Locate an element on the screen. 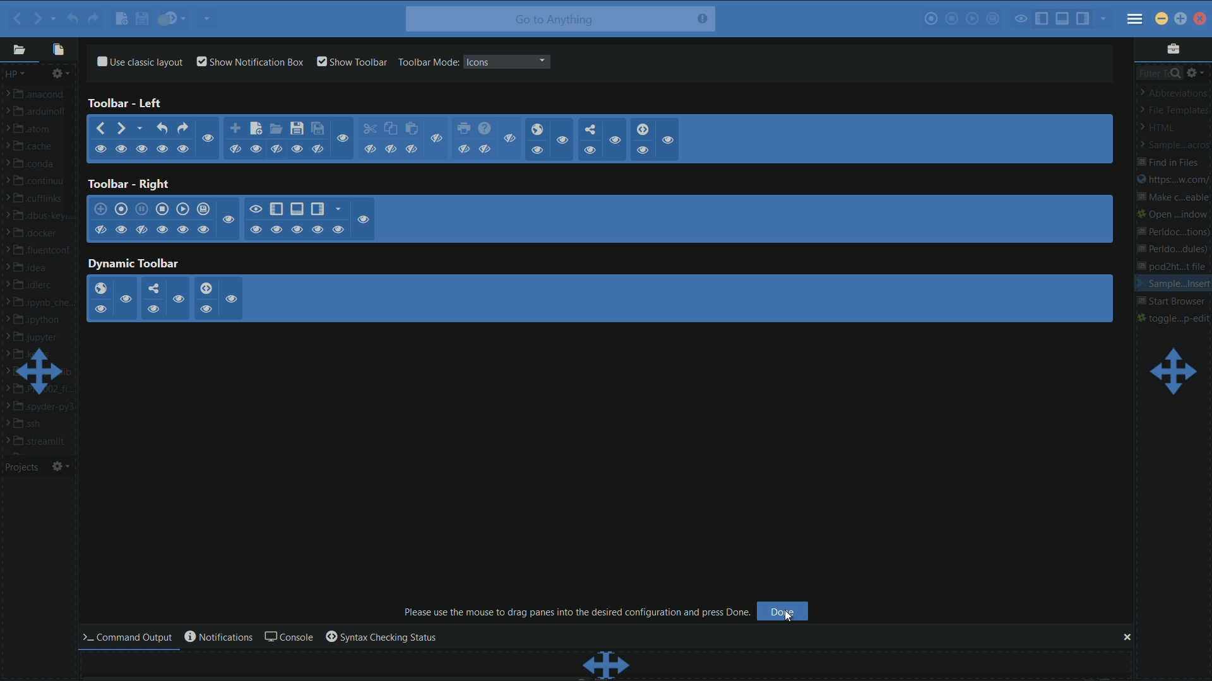  sample ...across is located at coordinates (1172, 145).